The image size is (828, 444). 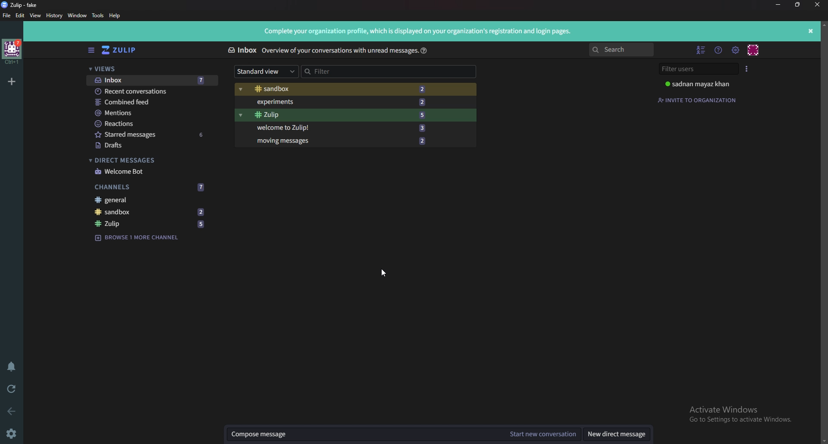 What do you see at coordinates (151, 134) in the screenshot?
I see `starred Messages` at bounding box center [151, 134].